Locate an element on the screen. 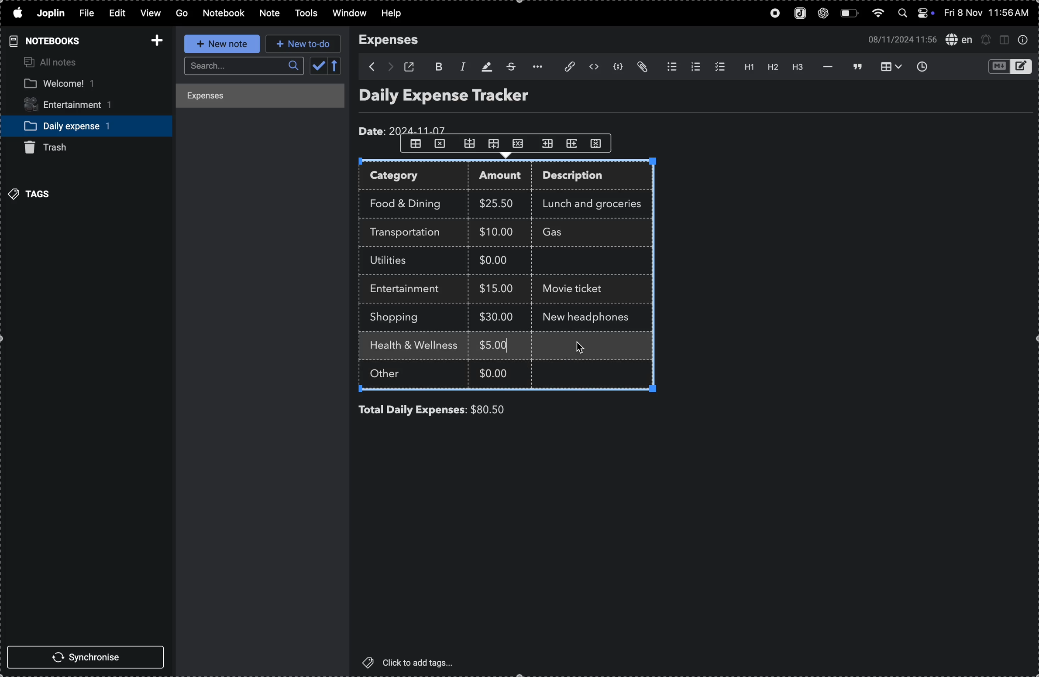 This screenshot has width=1039, height=677. strike through is located at coordinates (510, 67).